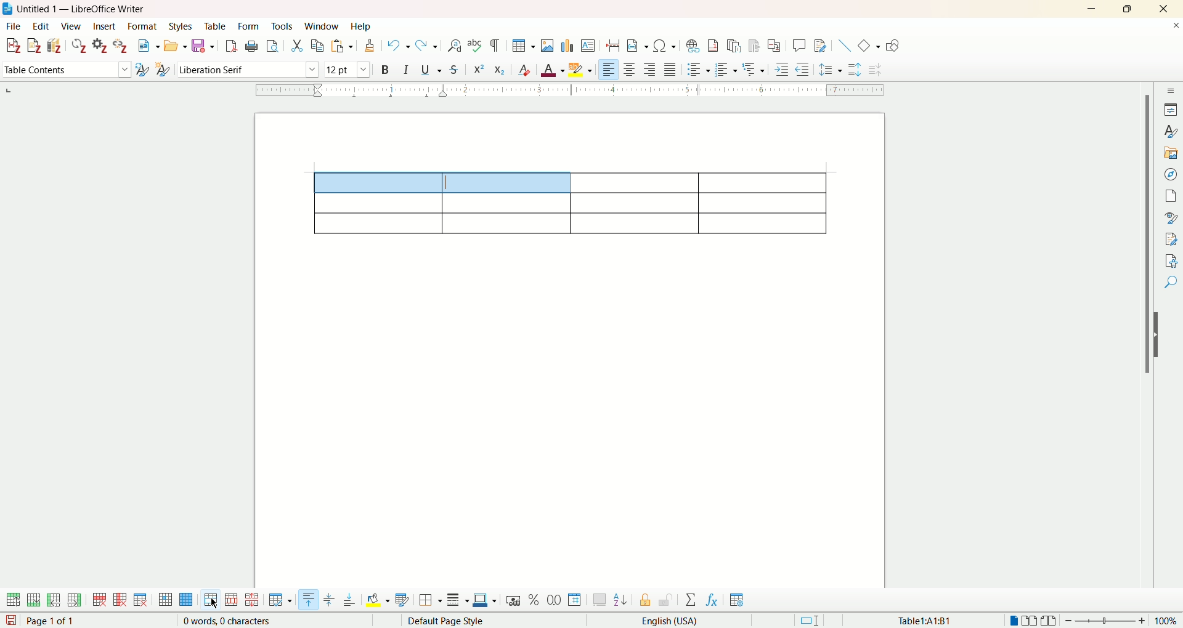 Image resolution: width=1183 pixels, height=628 pixels. I want to click on print preview, so click(271, 47).